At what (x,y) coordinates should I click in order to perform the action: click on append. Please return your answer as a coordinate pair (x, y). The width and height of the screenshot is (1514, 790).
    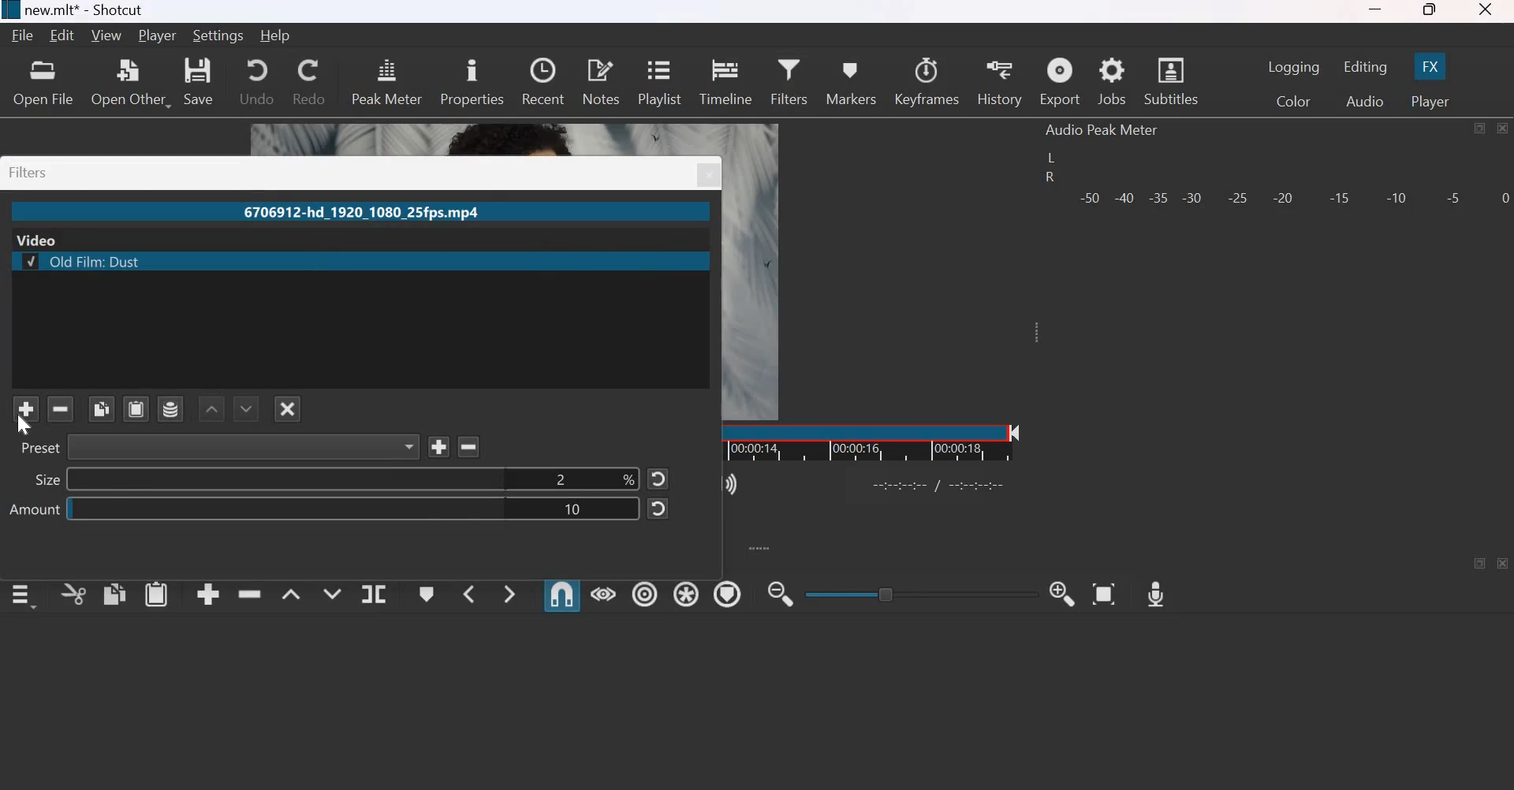
    Looking at the image, I should click on (208, 595).